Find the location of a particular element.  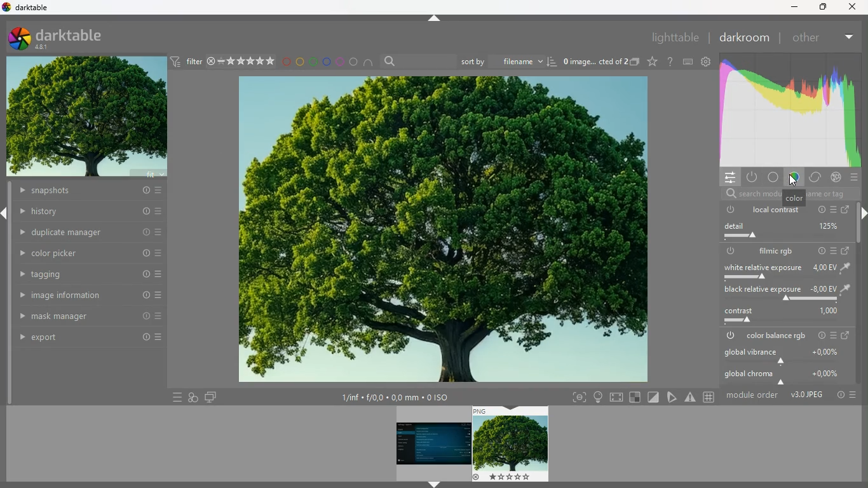

screen is located at coordinates (848, 210).